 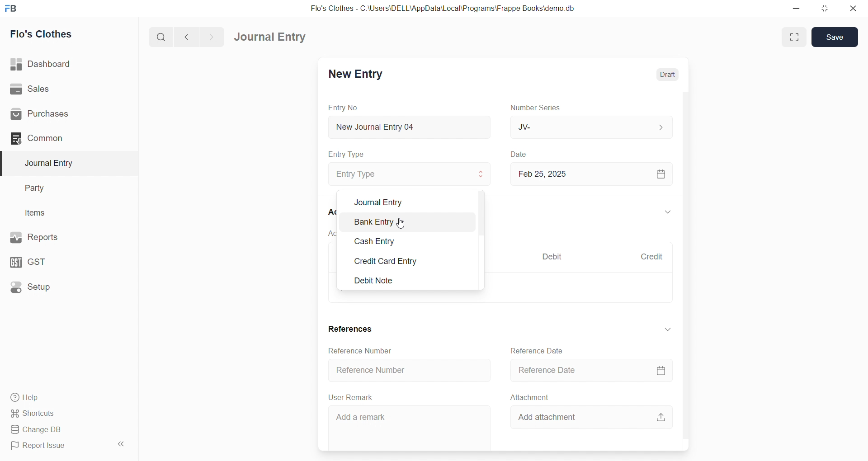 What do you see at coordinates (539, 350) in the screenshot?
I see `Reference Date` at bounding box center [539, 350].